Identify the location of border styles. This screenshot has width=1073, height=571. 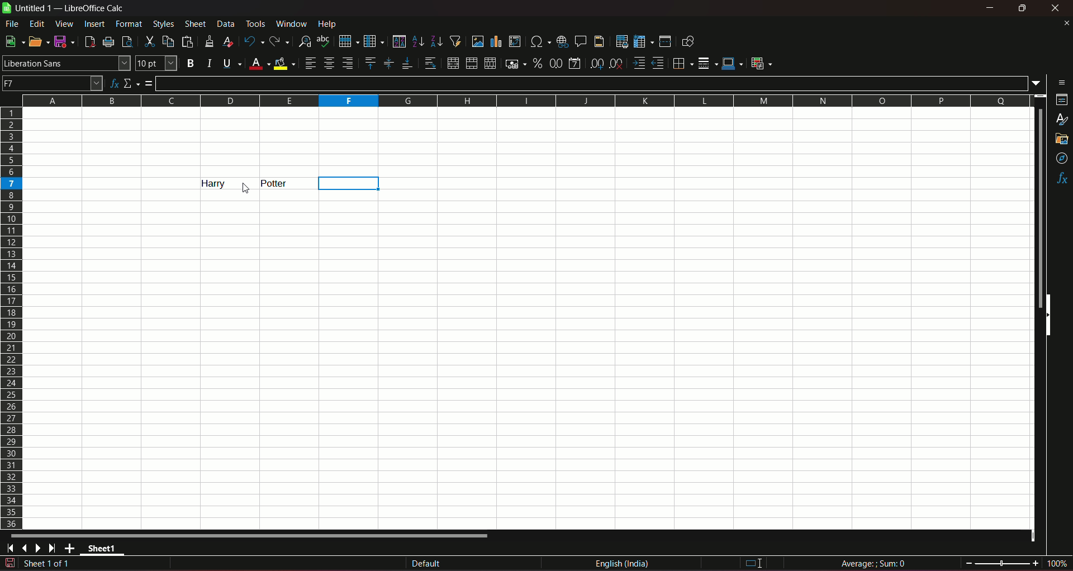
(706, 64).